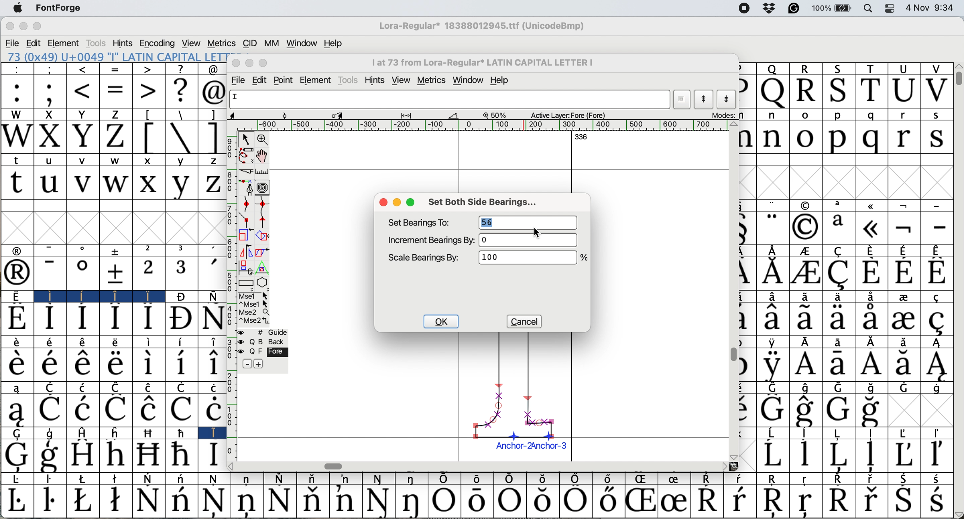 The height and width of the screenshot is (519, 964). Describe the element at coordinates (346, 479) in the screenshot. I see `Symbol` at that location.